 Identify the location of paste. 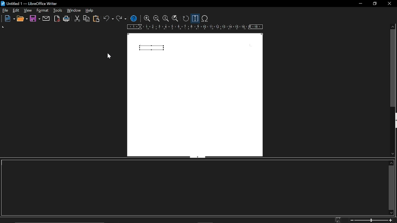
(97, 19).